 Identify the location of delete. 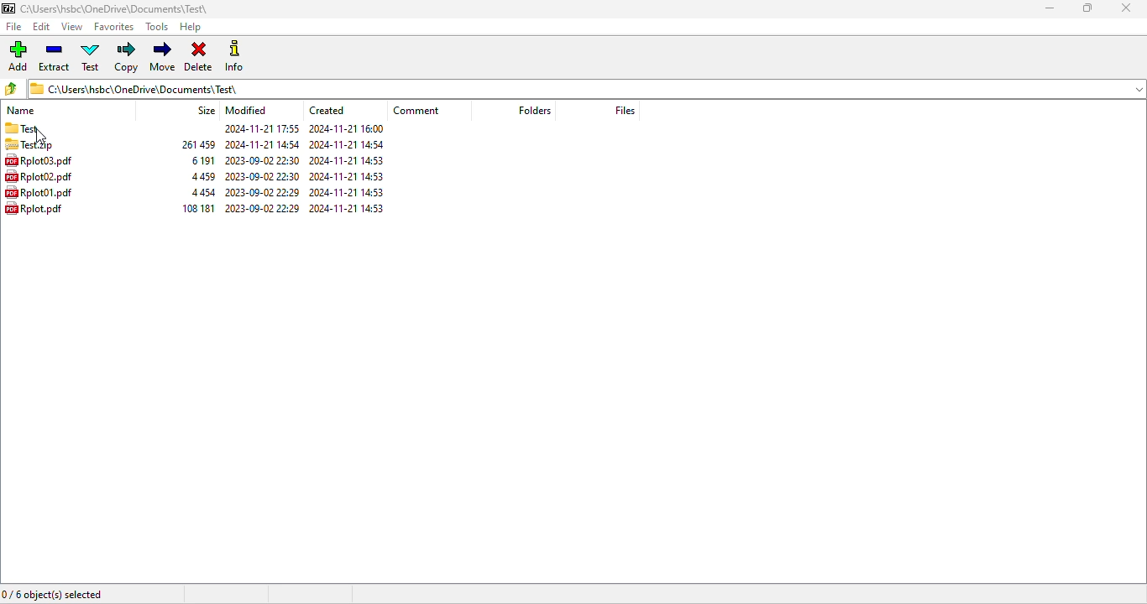
(198, 56).